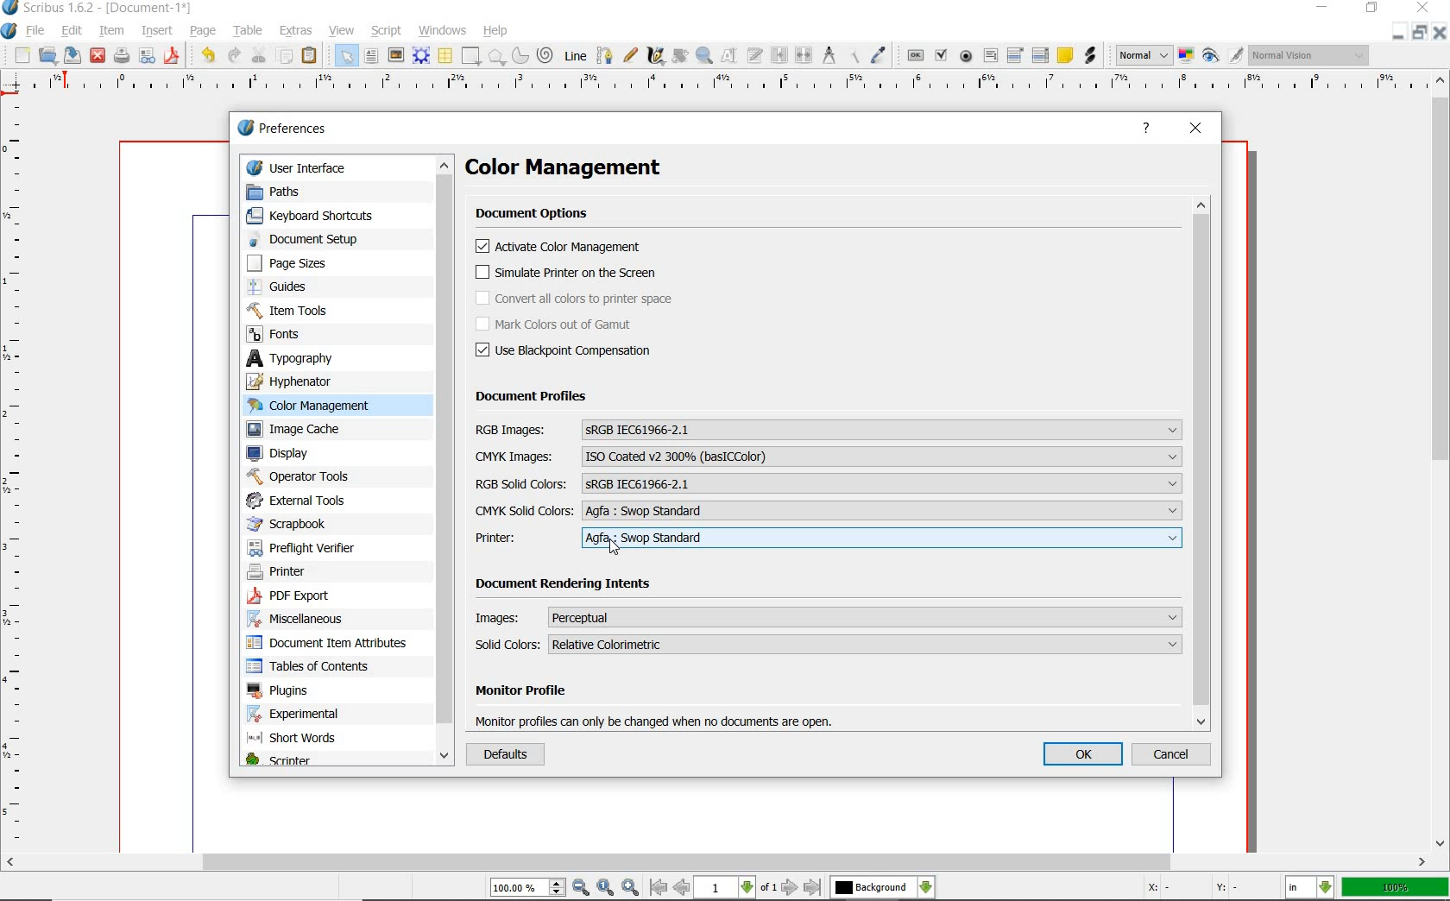 Image resolution: width=1450 pixels, height=901 pixels. Describe the element at coordinates (301, 501) in the screenshot. I see `external tools` at that location.